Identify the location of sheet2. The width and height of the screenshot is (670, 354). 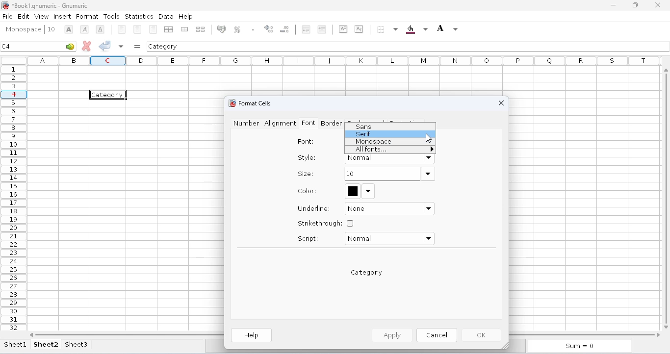
(46, 344).